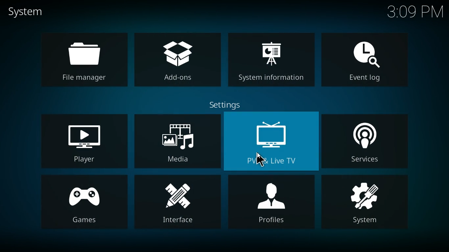 This screenshot has height=252, width=449. Describe the element at coordinates (367, 61) in the screenshot. I see `event log` at that location.